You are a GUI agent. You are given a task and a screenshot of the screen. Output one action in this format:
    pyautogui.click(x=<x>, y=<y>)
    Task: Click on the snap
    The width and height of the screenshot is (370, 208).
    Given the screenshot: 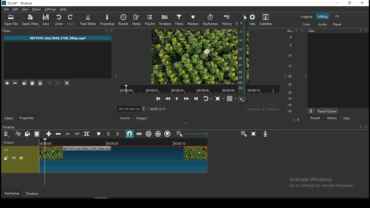 What is the action you would take?
    pyautogui.click(x=129, y=135)
    